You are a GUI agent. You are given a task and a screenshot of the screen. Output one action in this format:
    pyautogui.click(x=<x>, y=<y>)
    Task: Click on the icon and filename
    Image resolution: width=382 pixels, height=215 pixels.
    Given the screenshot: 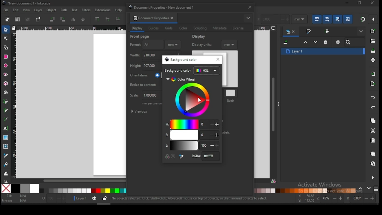 What is the action you would take?
    pyautogui.click(x=27, y=3)
    